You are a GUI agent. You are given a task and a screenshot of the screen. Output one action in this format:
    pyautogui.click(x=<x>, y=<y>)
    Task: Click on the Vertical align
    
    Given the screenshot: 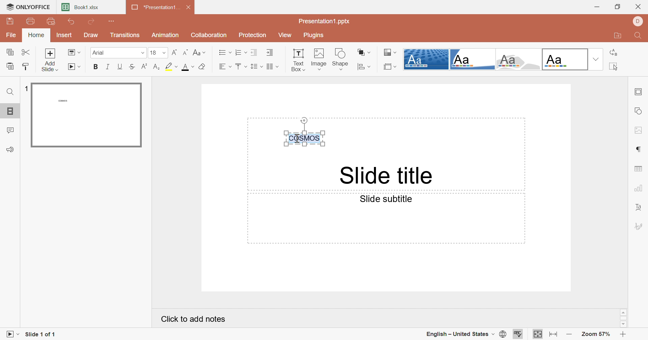 What is the action you would take?
    pyautogui.click(x=240, y=66)
    